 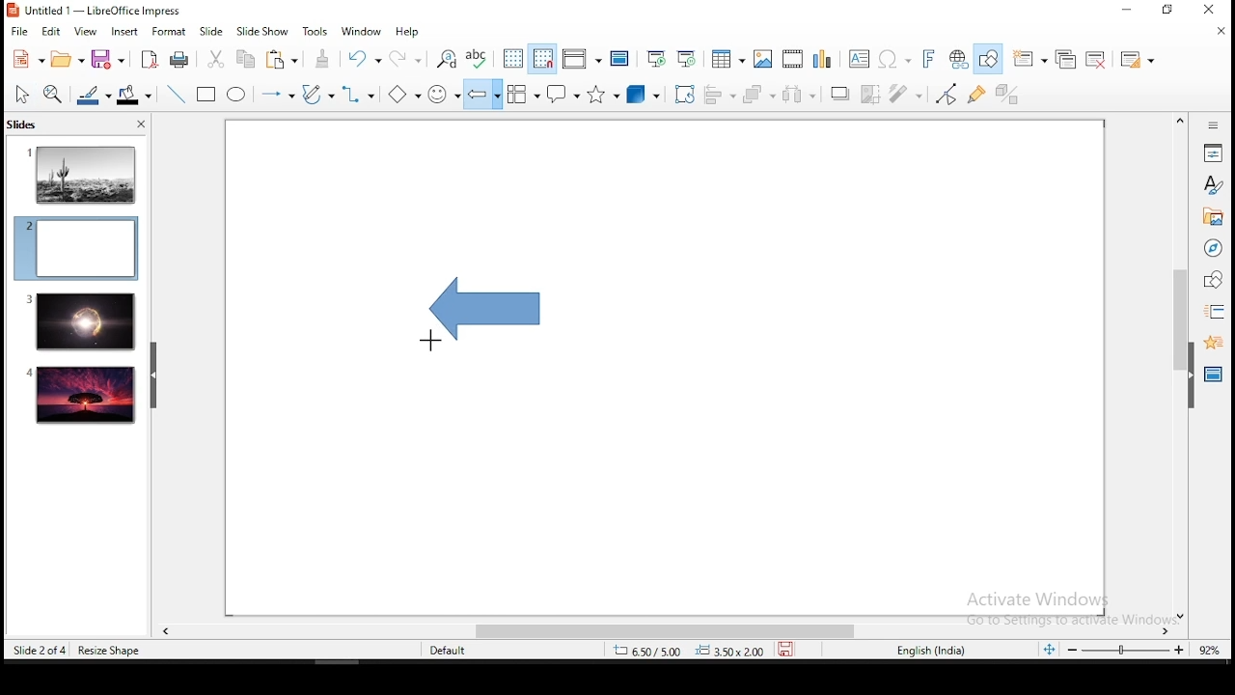 What do you see at coordinates (79, 321) in the screenshot?
I see `slide` at bounding box center [79, 321].